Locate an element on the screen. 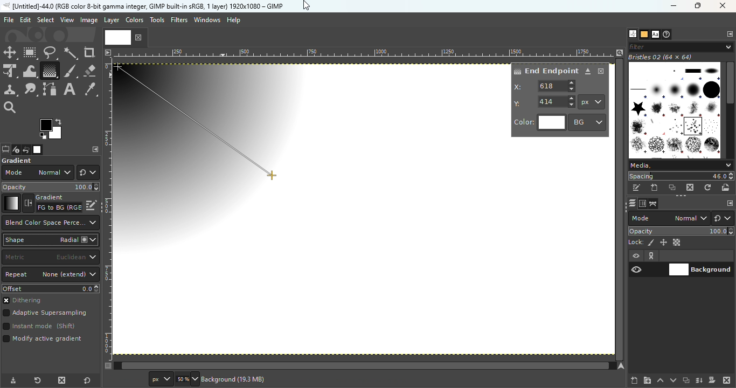 The image size is (736, 388). Filter is located at coordinates (681, 46).